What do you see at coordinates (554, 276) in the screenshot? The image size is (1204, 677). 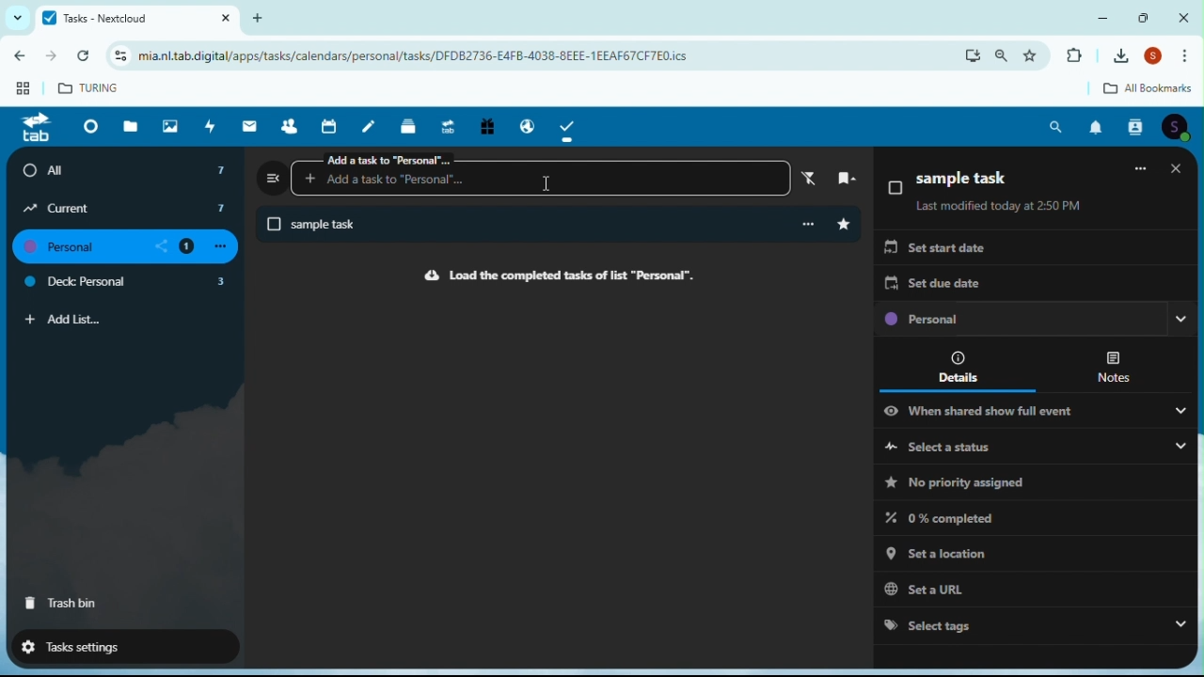 I see `load completed tasks` at bounding box center [554, 276].